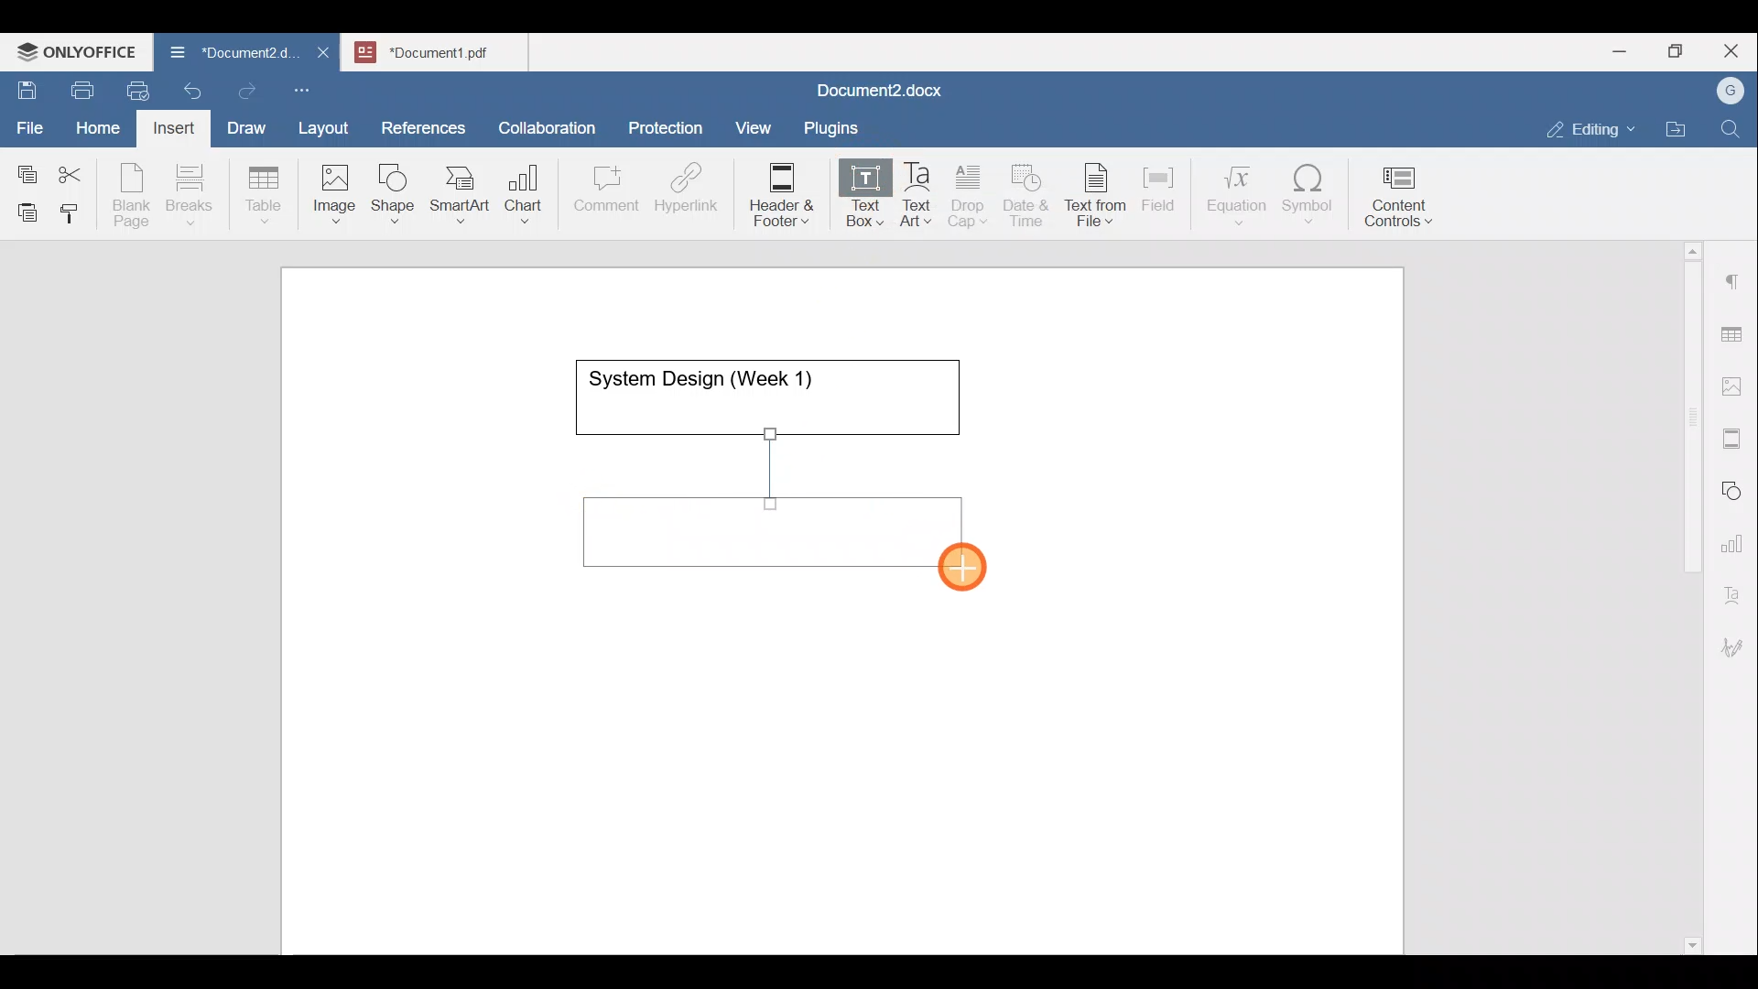 The width and height of the screenshot is (1758, 989). What do you see at coordinates (1734, 588) in the screenshot?
I see `Text Art settings` at bounding box center [1734, 588].